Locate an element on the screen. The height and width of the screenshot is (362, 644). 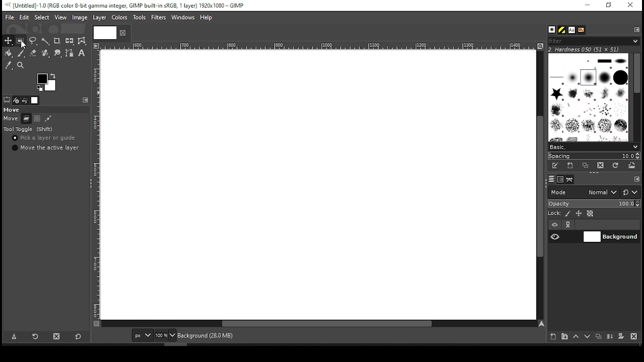
layers is located at coordinates (551, 179).